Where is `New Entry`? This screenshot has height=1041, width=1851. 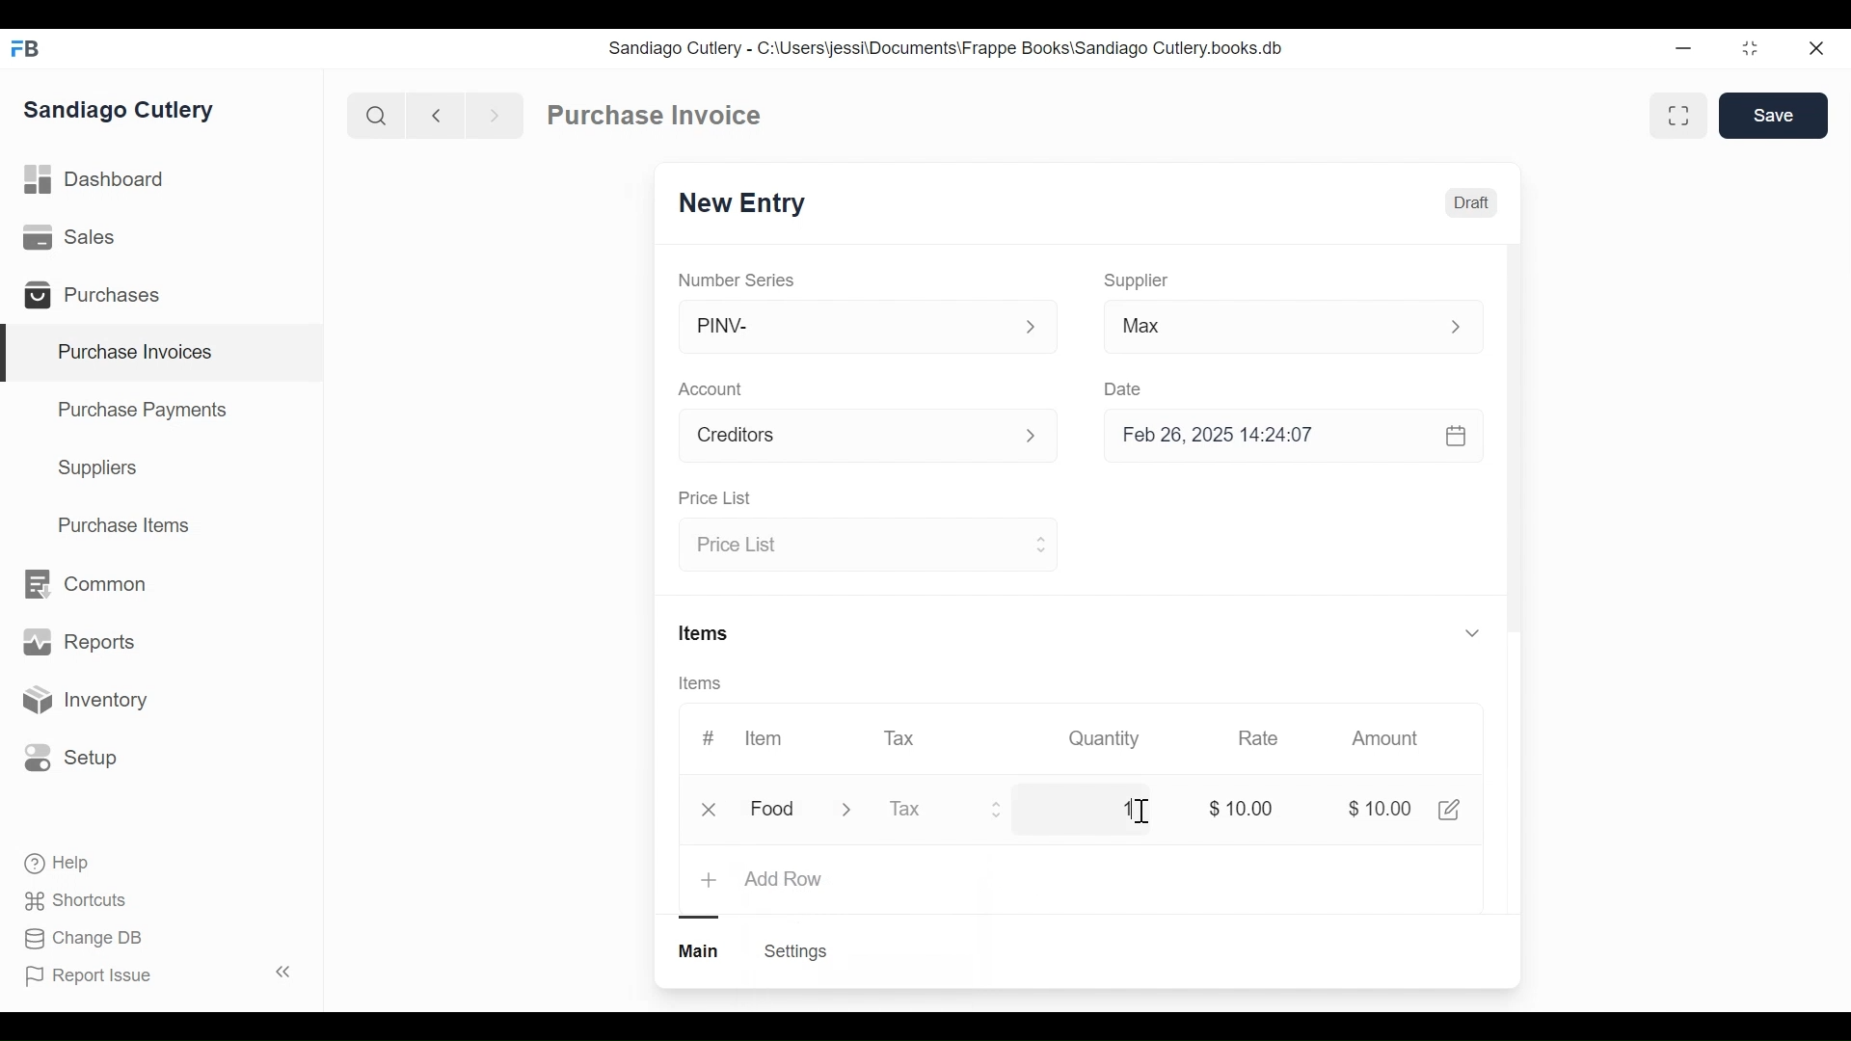
New Entry is located at coordinates (747, 204).